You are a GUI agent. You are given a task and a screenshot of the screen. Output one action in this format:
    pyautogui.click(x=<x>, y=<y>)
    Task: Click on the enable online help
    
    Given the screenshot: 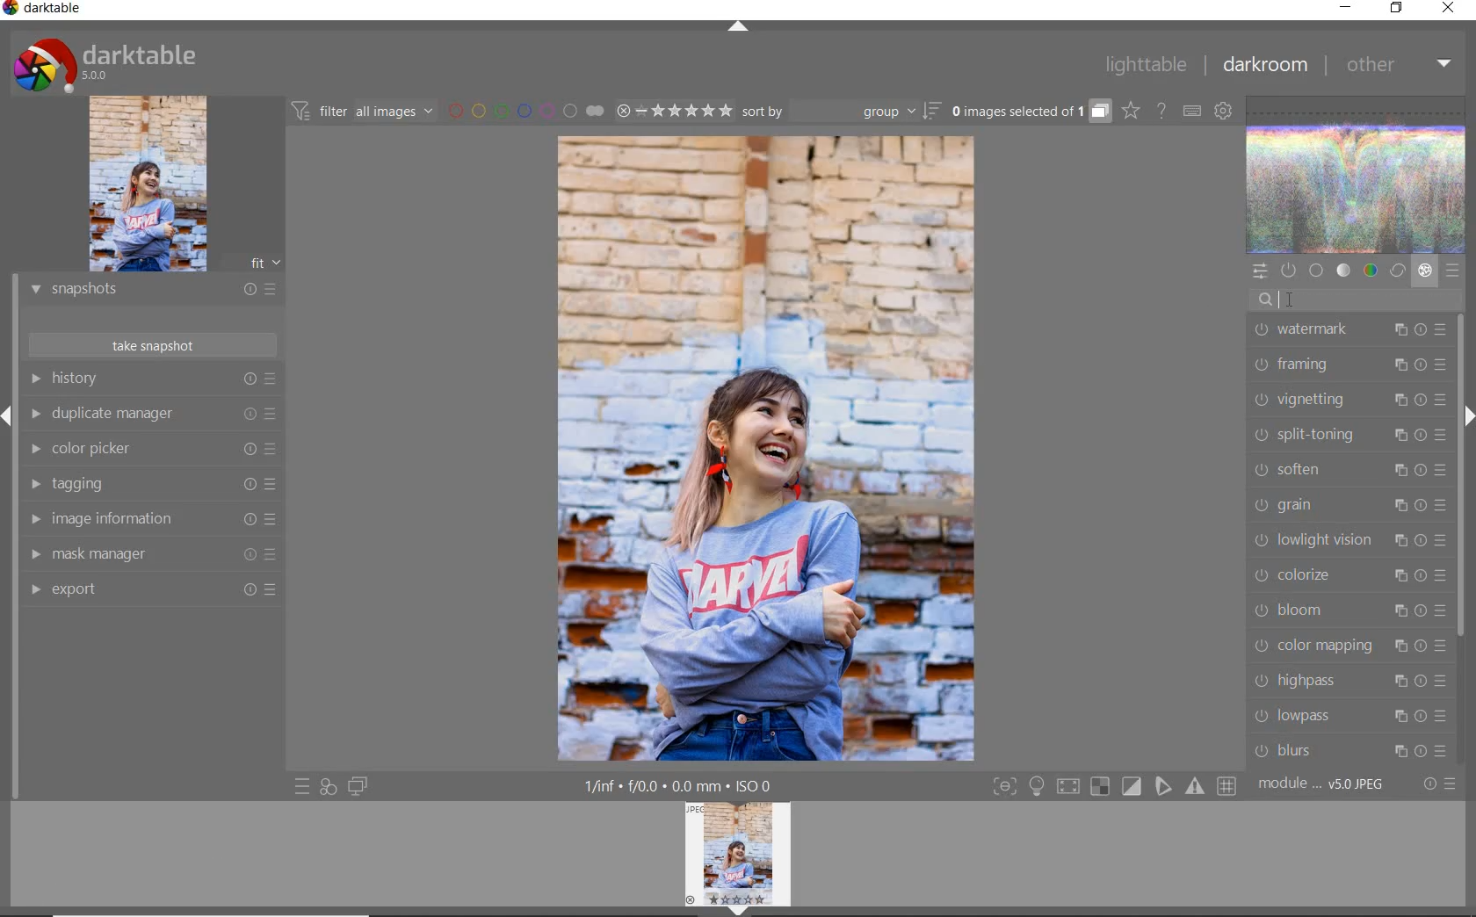 What is the action you would take?
    pyautogui.click(x=1162, y=110)
    